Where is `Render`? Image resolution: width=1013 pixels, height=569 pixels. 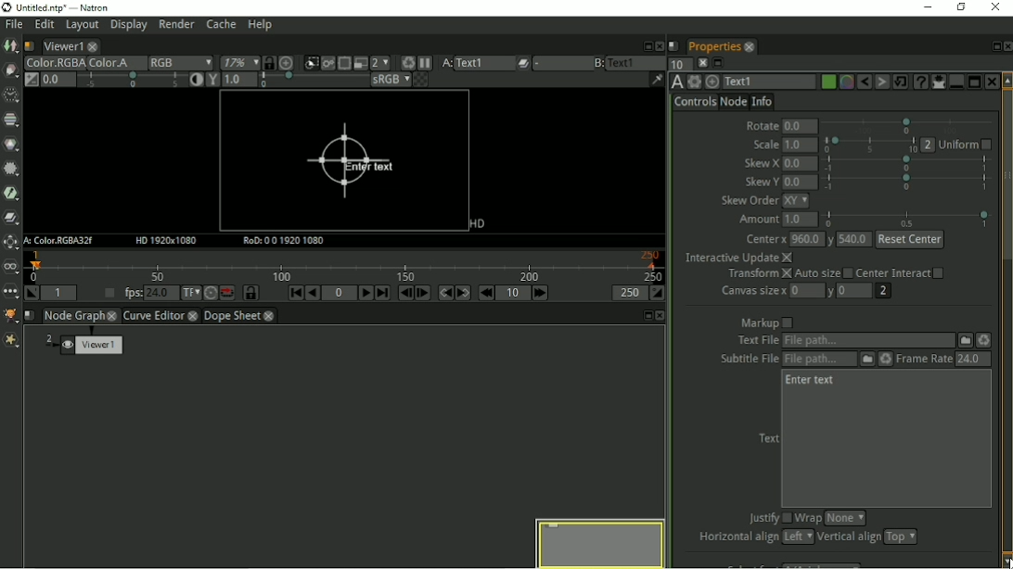 Render is located at coordinates (177, 26).